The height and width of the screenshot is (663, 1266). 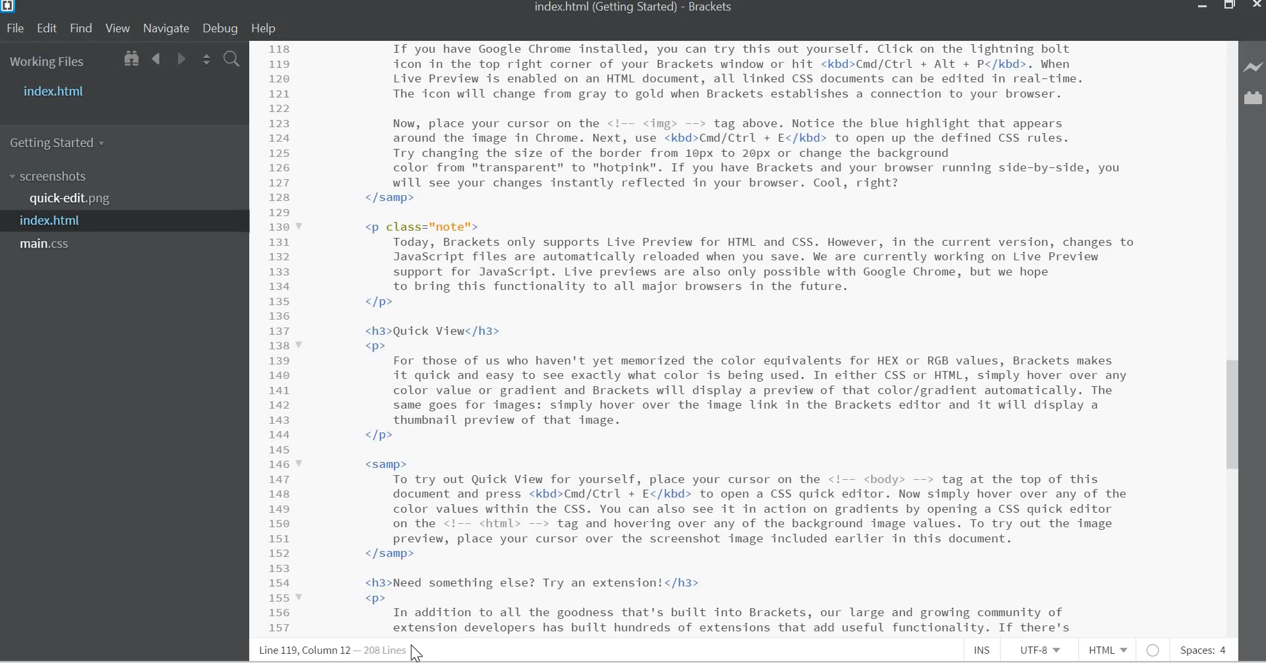 What do you see at coordinates (46, 245) in the screenshot?
I see `main.css` at bounding box center [46, 245].